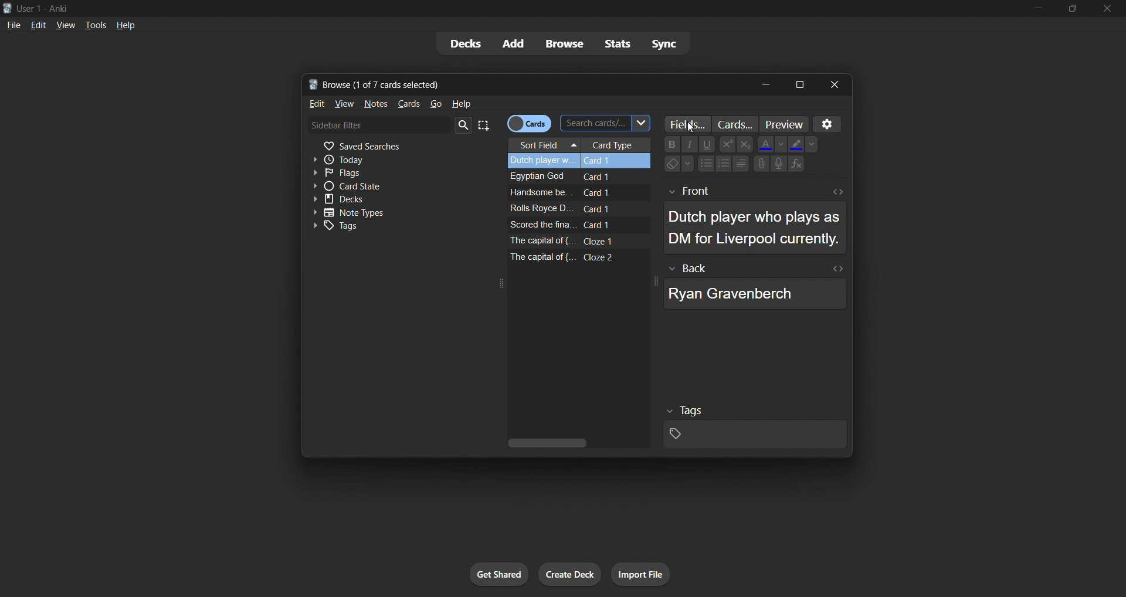 Image resolution: width=1126 pixels, height=597 pixels. I want to click on Bullet points, so click(706, 164).